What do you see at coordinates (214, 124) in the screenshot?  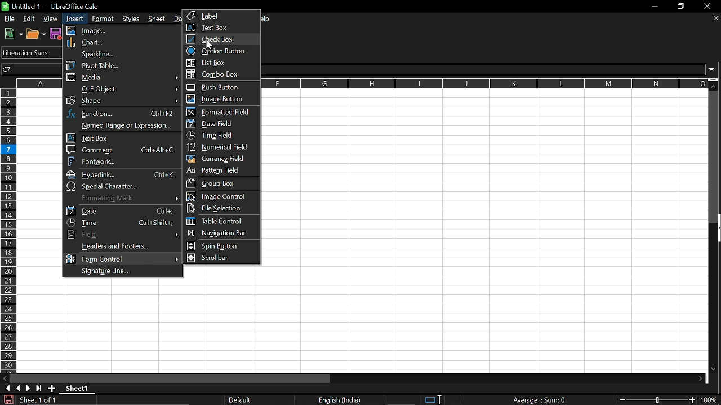 I see `date field` at bounding box center [214, 124].